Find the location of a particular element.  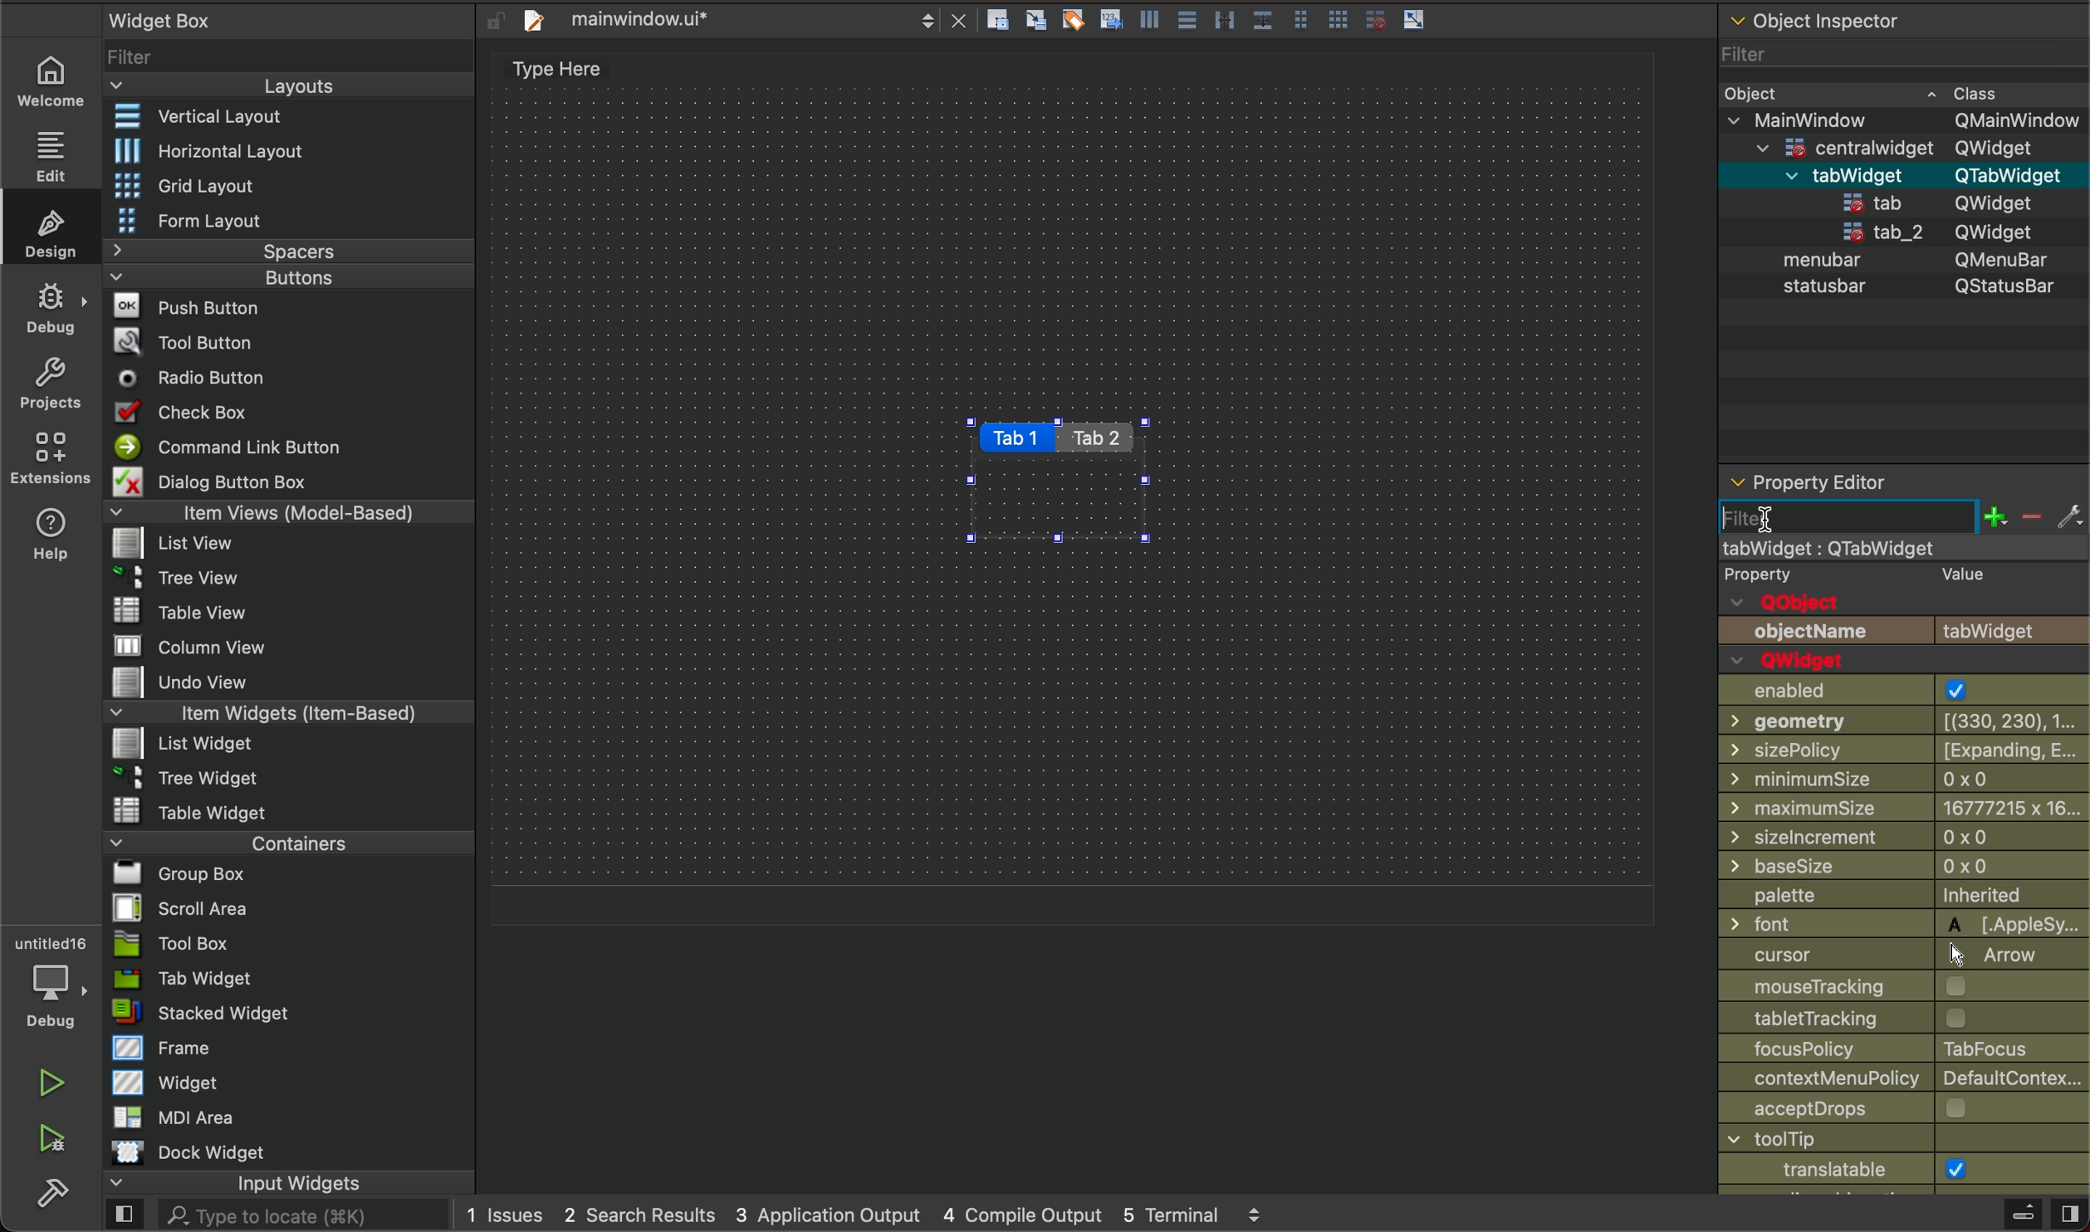

Tool Button is located at coordinates (184, 345).